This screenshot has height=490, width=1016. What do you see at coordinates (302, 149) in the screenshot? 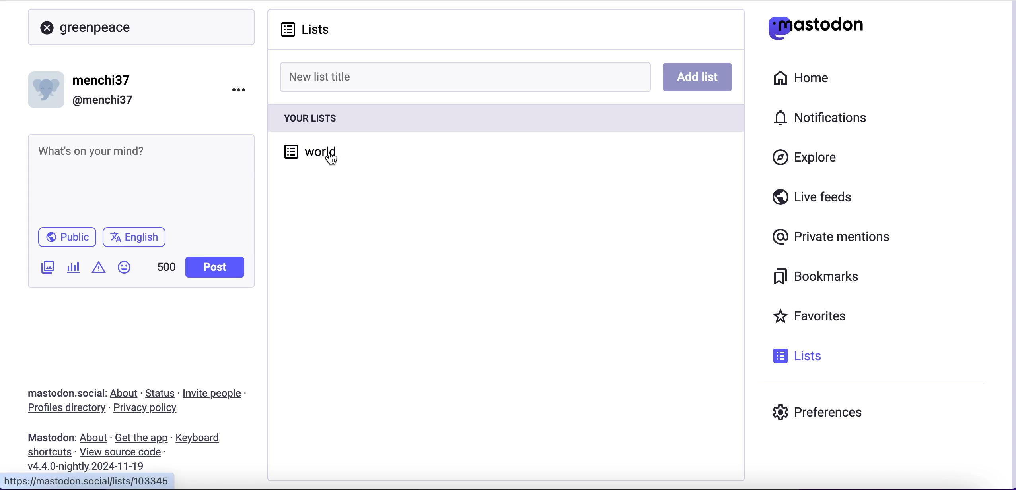
I see `world` at bounding box center [302, 149].